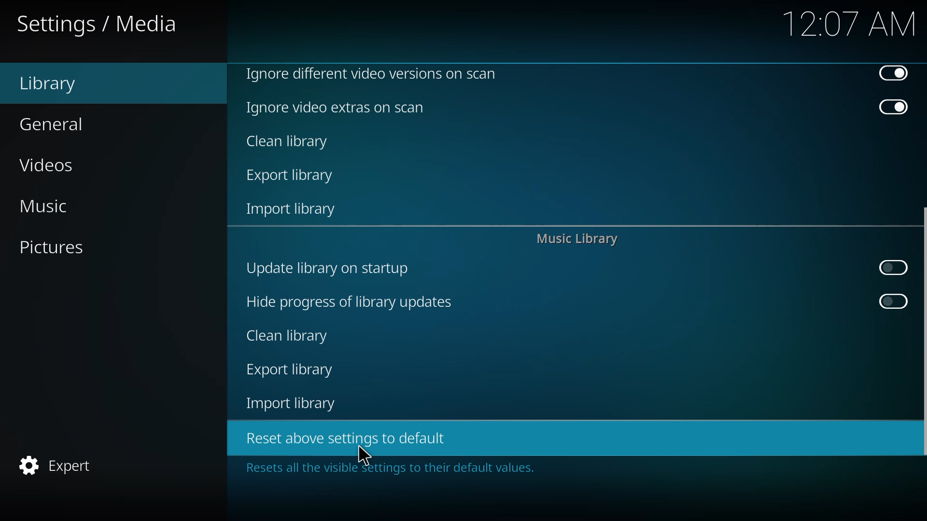  What do you see at coordinates (930, 332) in the screenshot?
I see `Scroll Bar` at bounding box center [930, 332].